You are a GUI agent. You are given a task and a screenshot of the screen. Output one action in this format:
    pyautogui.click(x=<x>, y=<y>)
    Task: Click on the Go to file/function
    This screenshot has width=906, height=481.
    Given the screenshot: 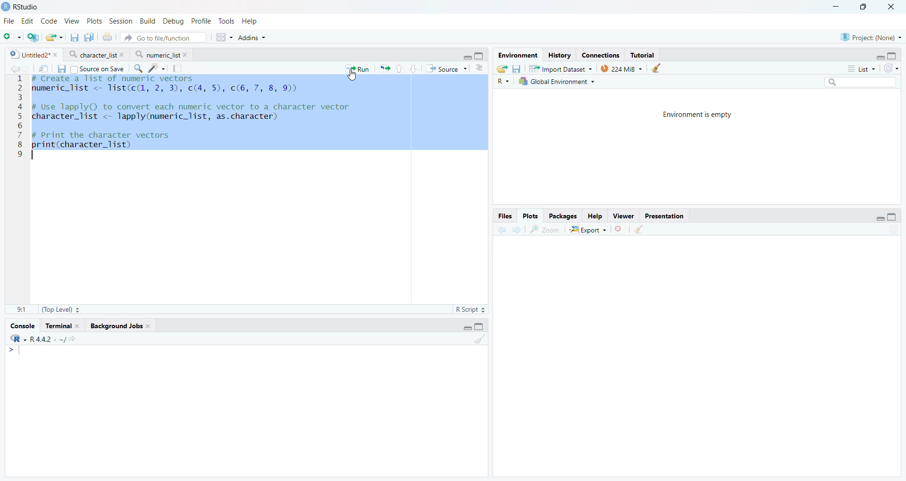 What is the action you would take?
    pyautogui.click(x=163, y=37)
    